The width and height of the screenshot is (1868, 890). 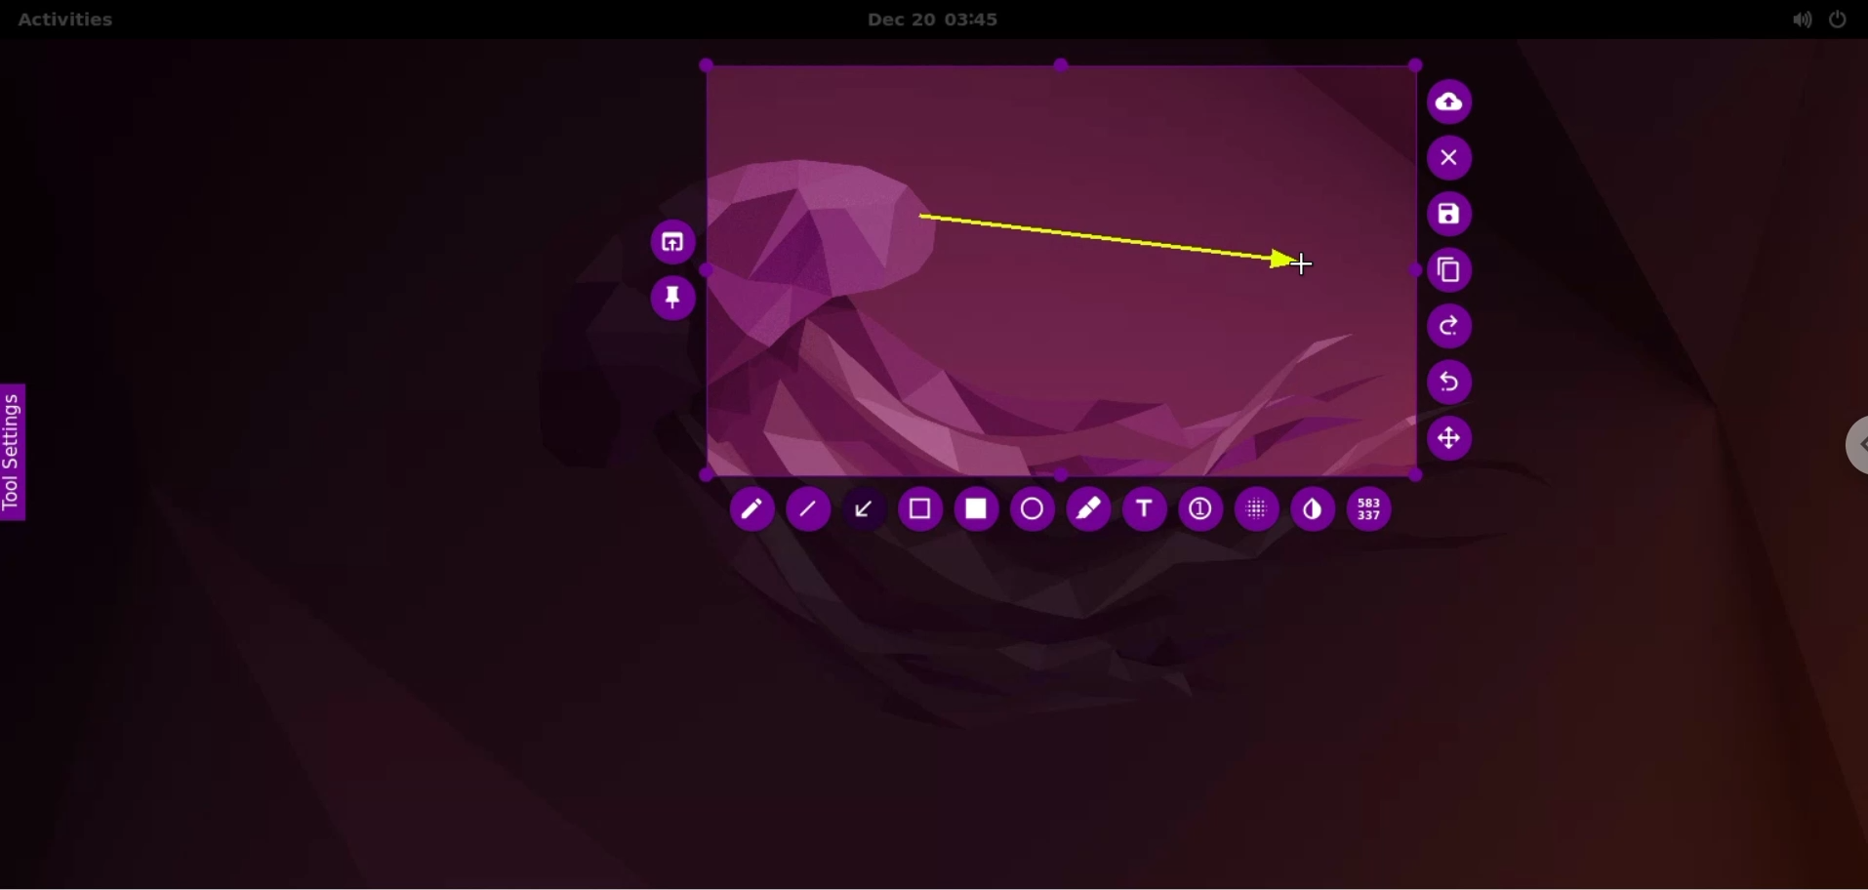 I want to click on arrow, so click(x=1096, y=243).